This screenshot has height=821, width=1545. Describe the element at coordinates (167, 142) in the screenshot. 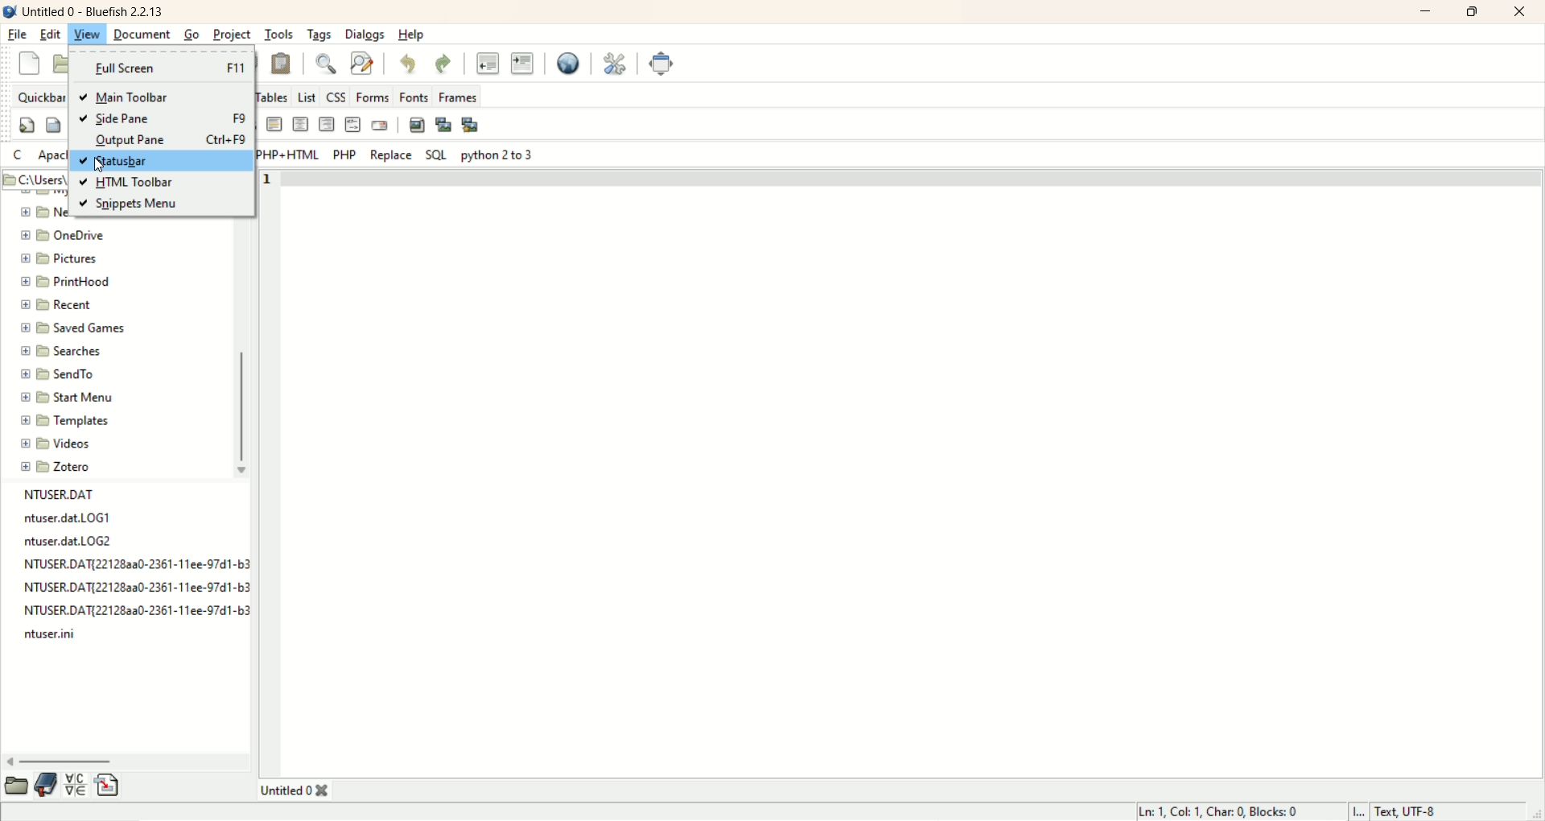

I see `output pane` at that location.